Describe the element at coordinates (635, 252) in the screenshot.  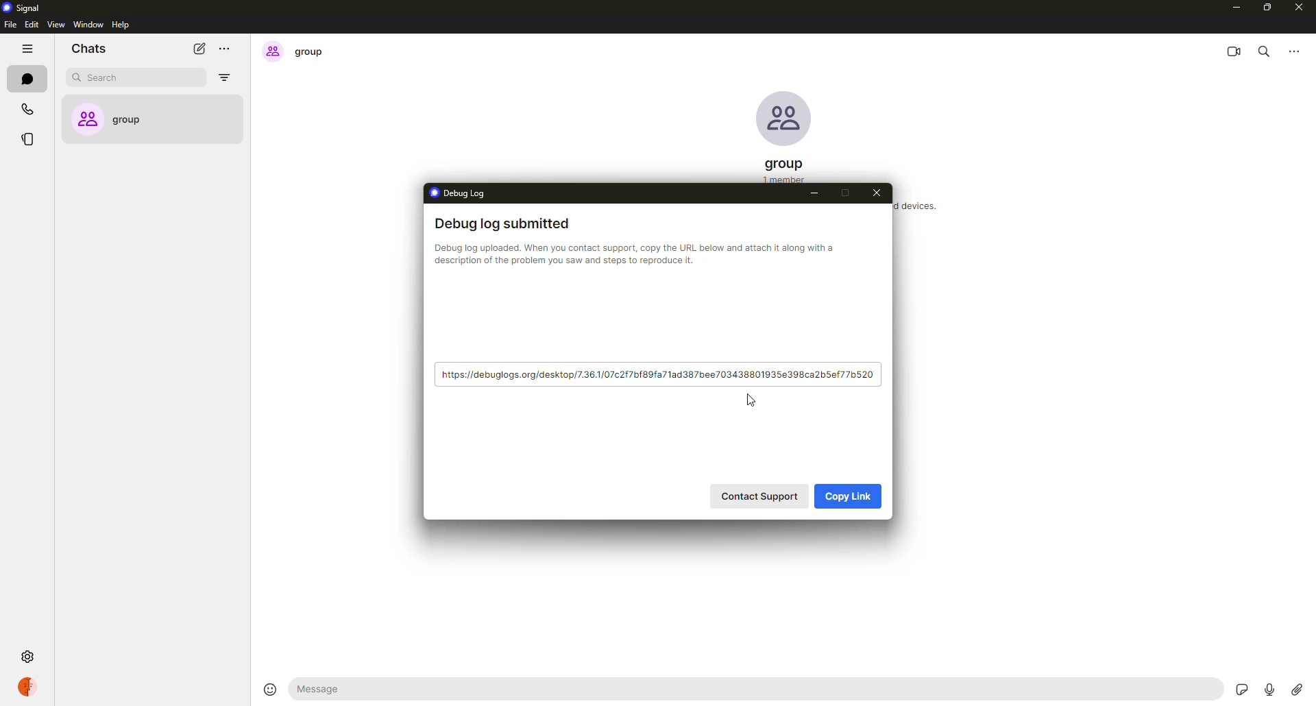
I see `info` at that location.